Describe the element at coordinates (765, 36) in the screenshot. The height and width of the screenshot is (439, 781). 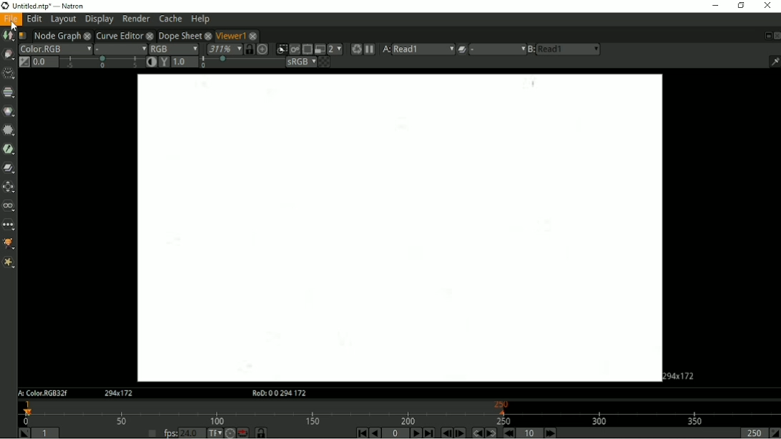
I see `Float pane` at that location.